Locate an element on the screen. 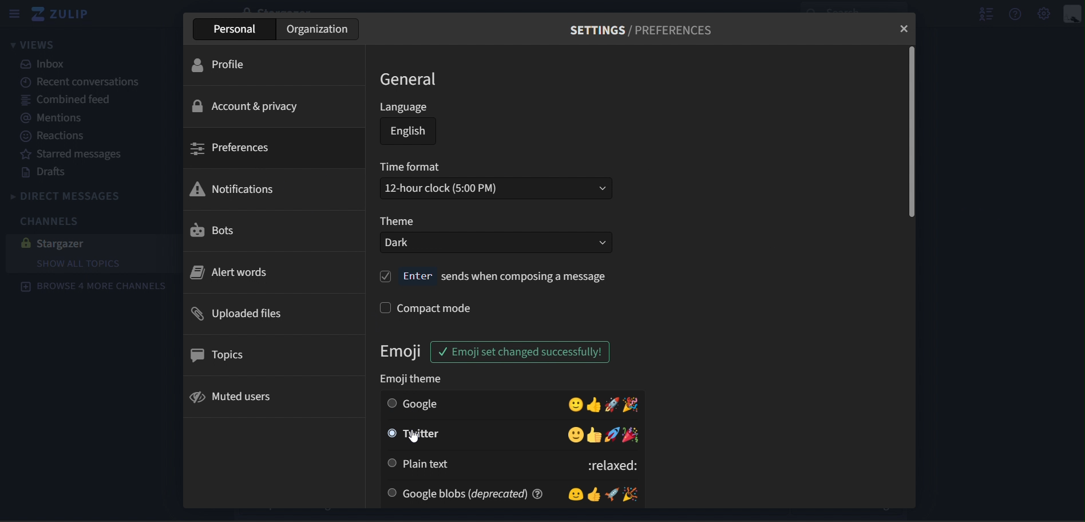 The image size is (1085, 522). language is located at coordinates (405, 108).